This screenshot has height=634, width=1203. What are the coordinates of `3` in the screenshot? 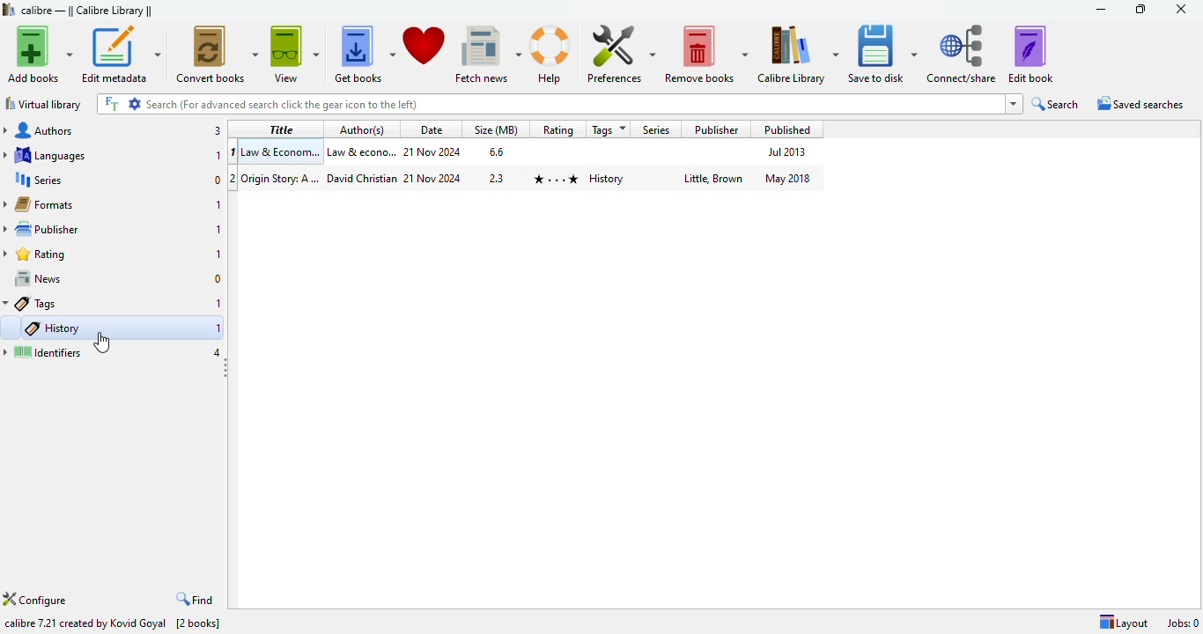 It's located at (218, 131).